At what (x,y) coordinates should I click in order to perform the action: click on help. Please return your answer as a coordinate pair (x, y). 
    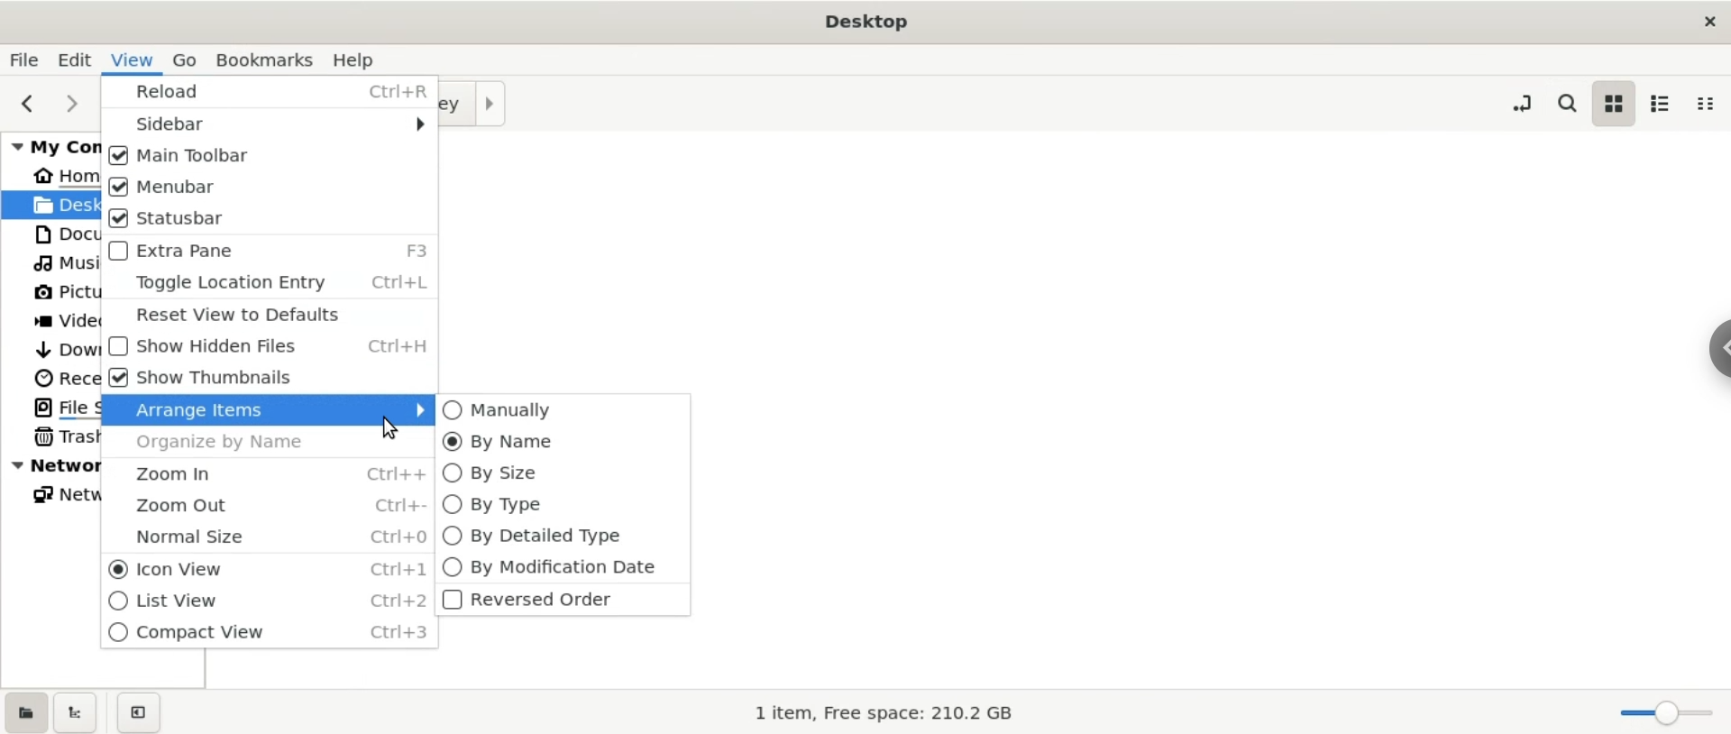
    Looking at the image, I should click on (365, 59).